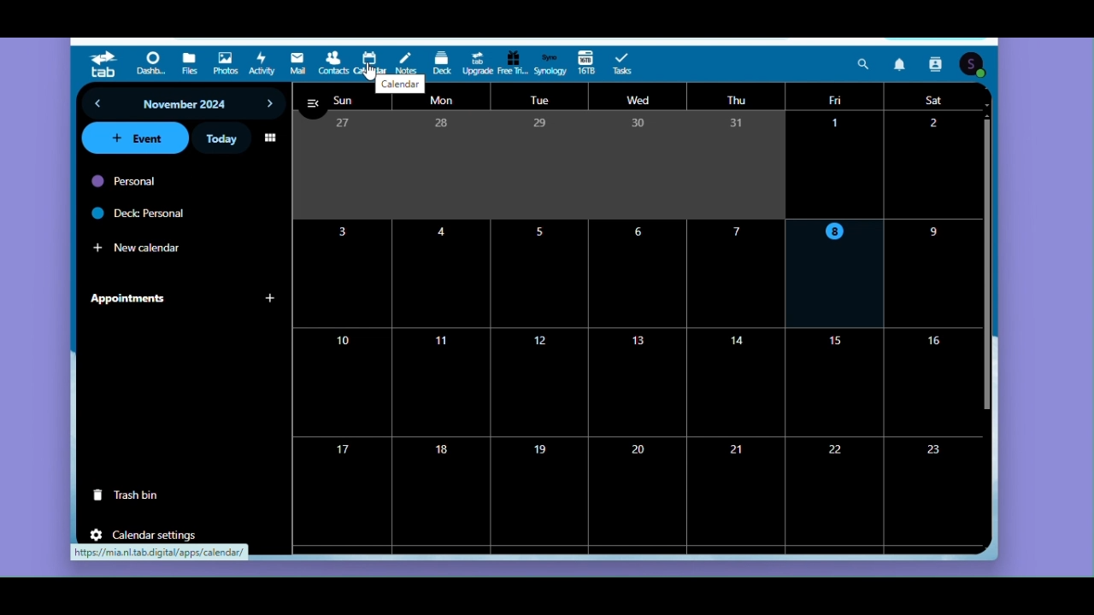 This screenshot has width=1094, height=615. I want to click on Today, so click(221, 139).